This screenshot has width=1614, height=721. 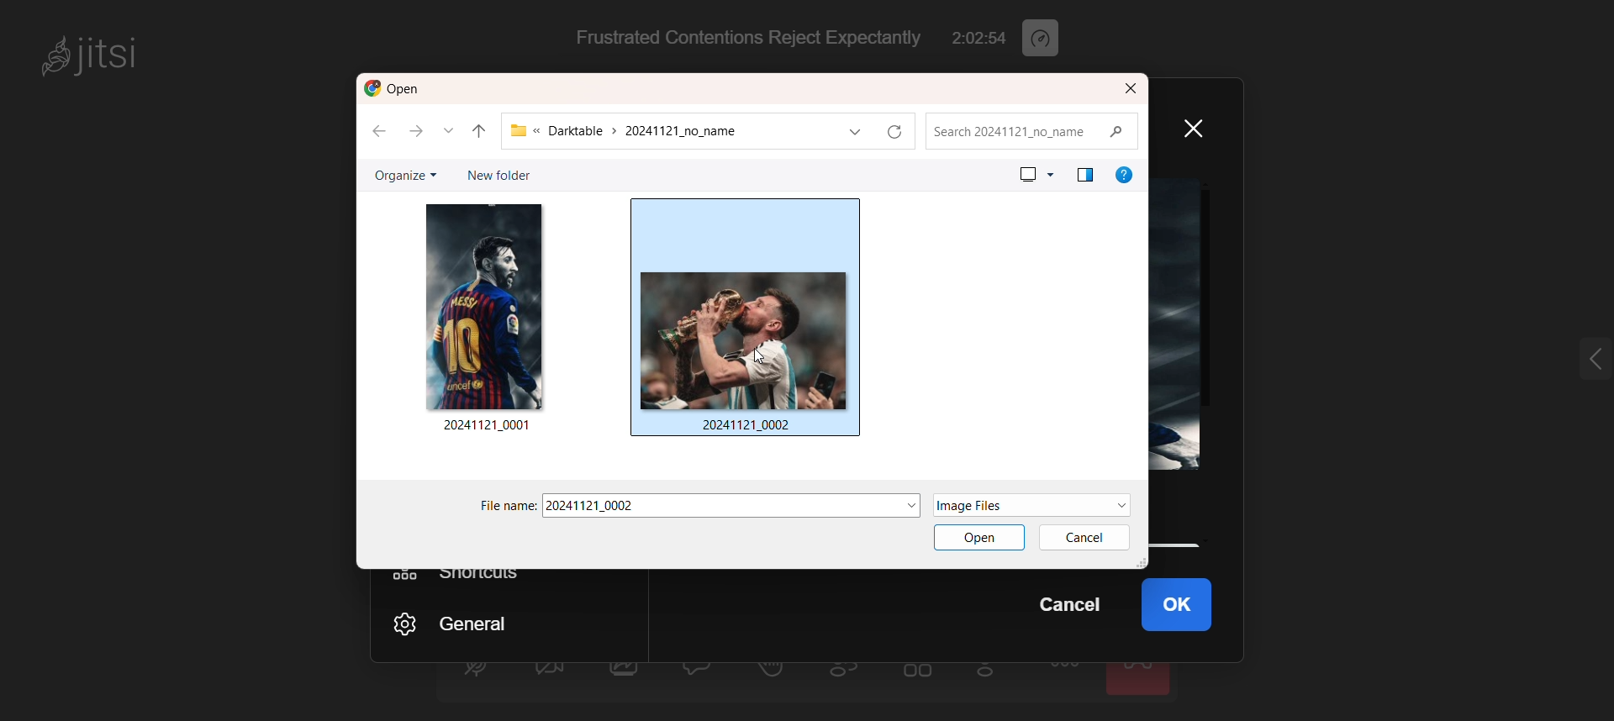 I want to click on cursor, so click(x=755, y=354).